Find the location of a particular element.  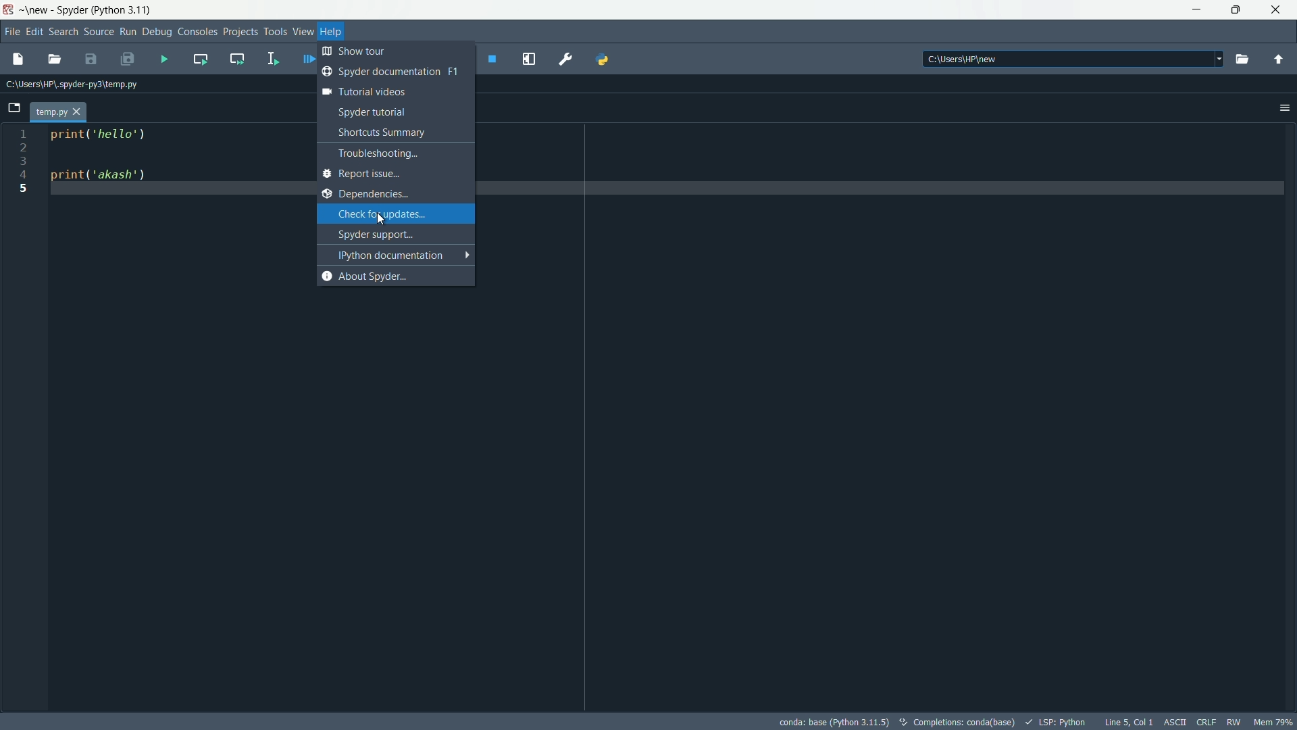

app name  is located at coordinates (73, 10).